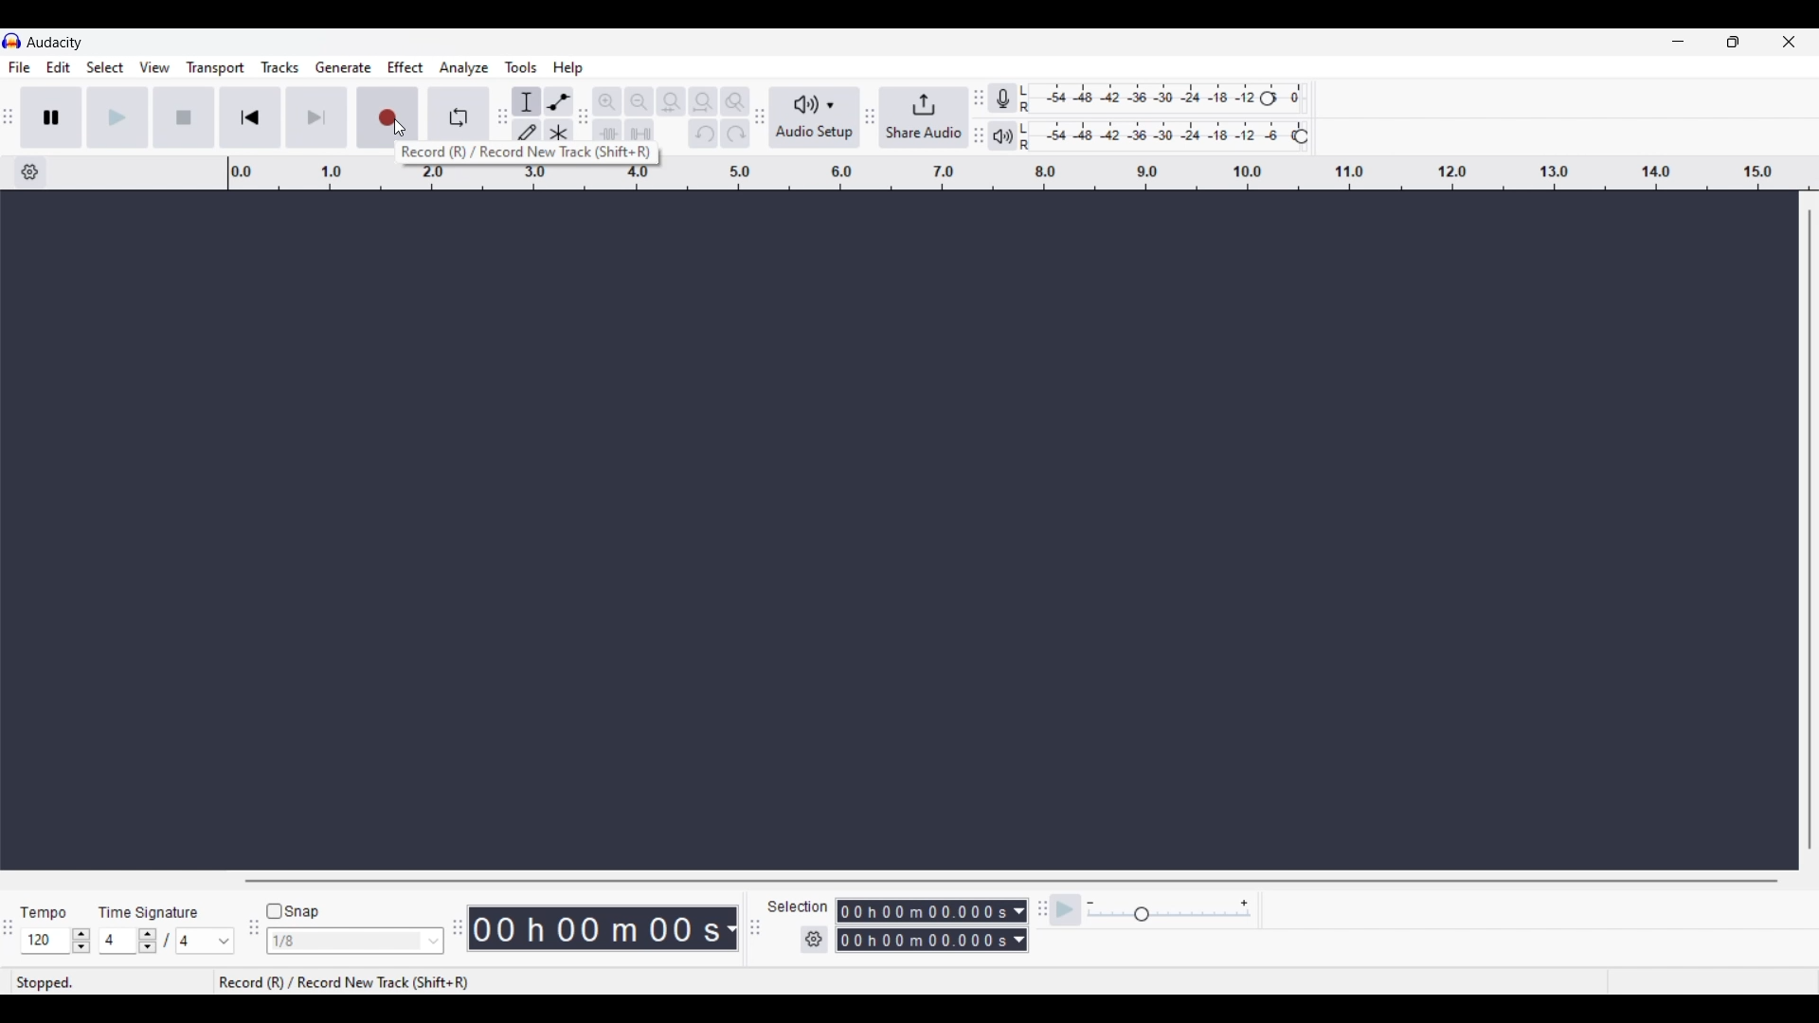 The height and width of the screenshot is (1023, 1819). Describe the element at coordinates (19, 68) in the screenshot. I see `File menu` at that location.